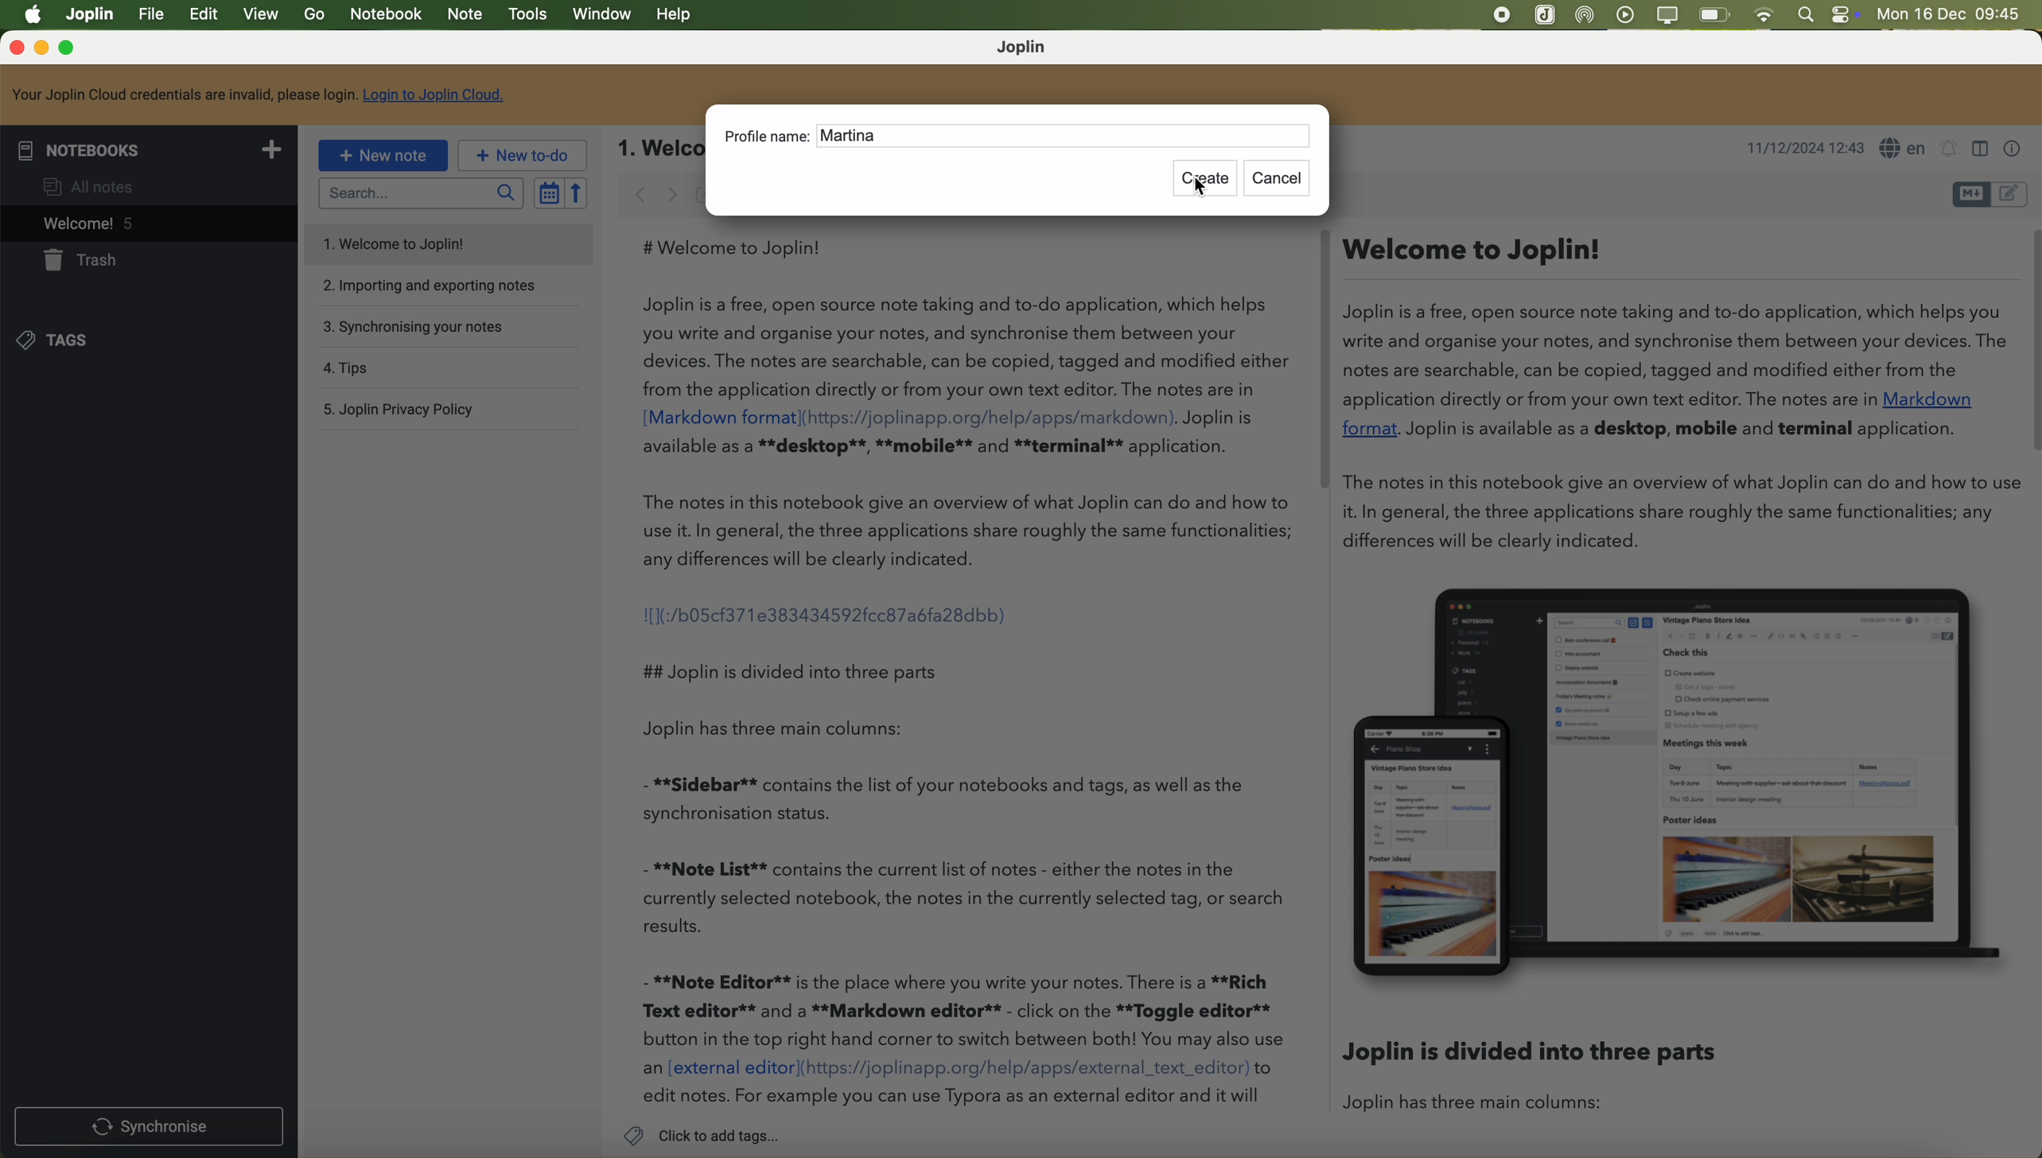  What do you see at coordinates (1803, 148) in the screenshot?
I see `11/12/2024 12:43` at bounding box center [1803, 148].